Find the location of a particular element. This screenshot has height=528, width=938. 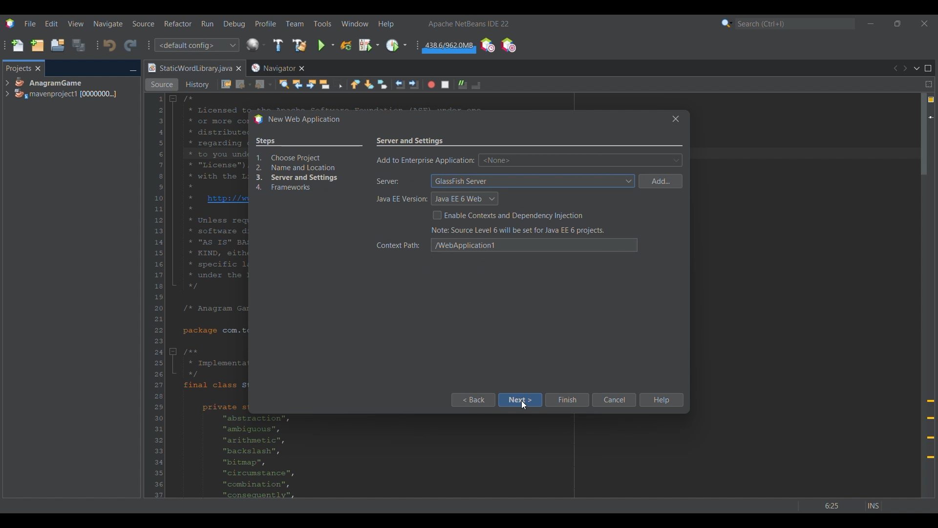

Profile IDE is located at coordinates (487, 45).